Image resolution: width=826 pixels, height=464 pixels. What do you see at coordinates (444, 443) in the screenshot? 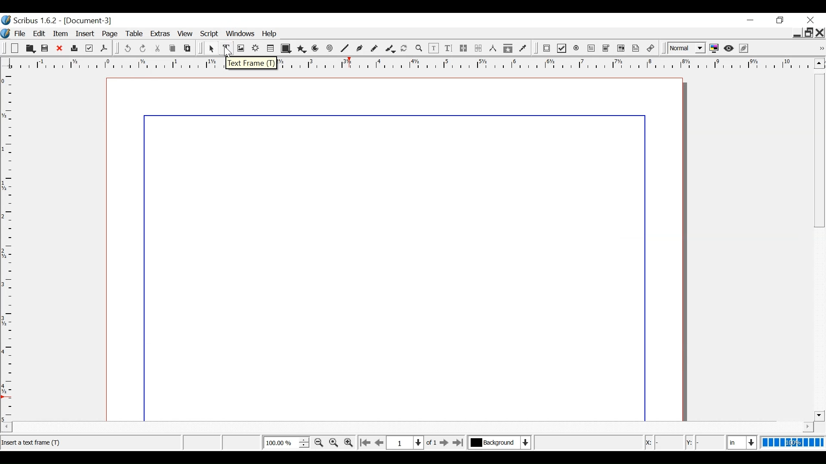
I see `Go to the next page` at bounding box center [444, 443].